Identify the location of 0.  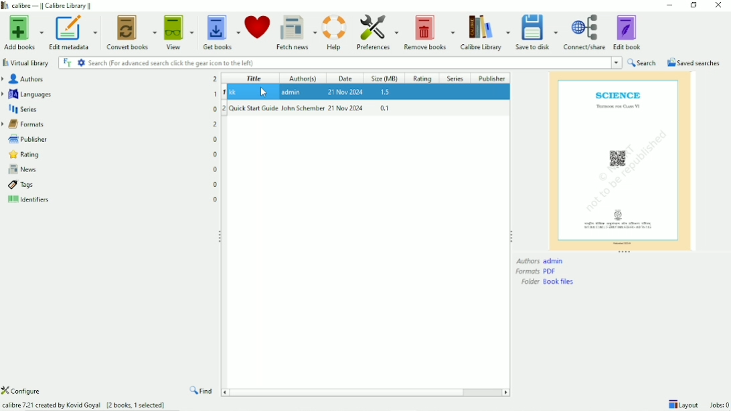
(216, 185).